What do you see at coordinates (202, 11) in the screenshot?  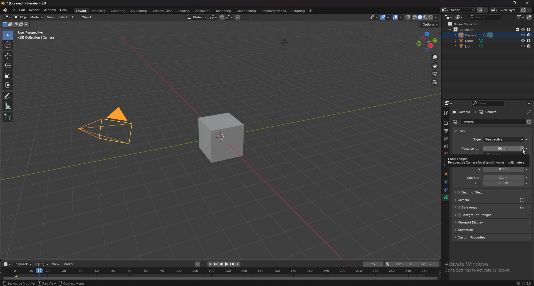 I see `animation` at bounding box center [202, 11].